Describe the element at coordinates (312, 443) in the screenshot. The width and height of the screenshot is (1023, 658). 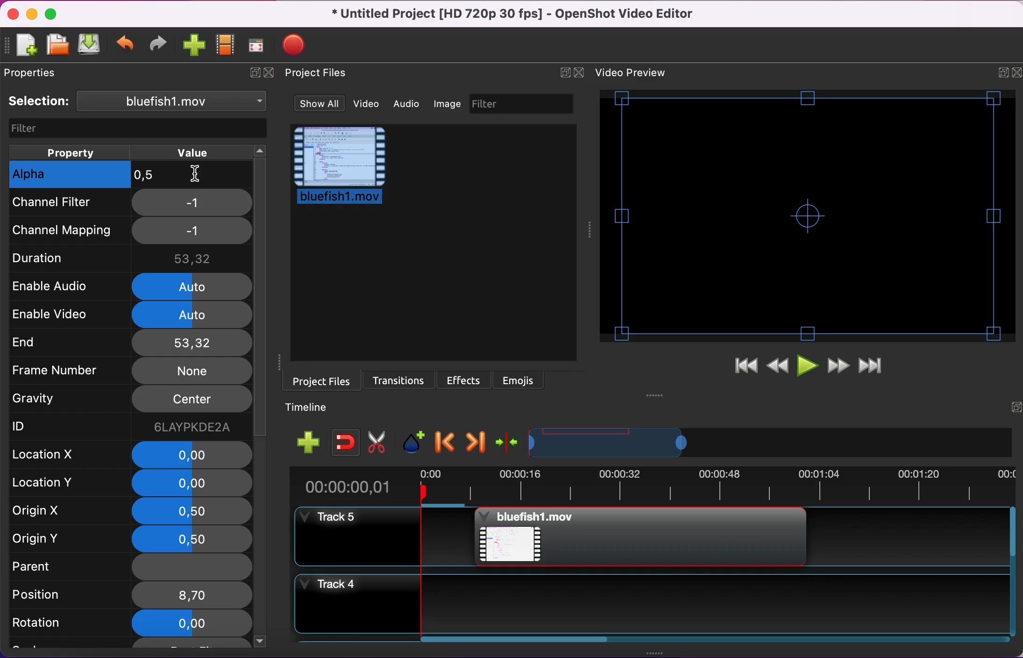
I see `add track` at that location.